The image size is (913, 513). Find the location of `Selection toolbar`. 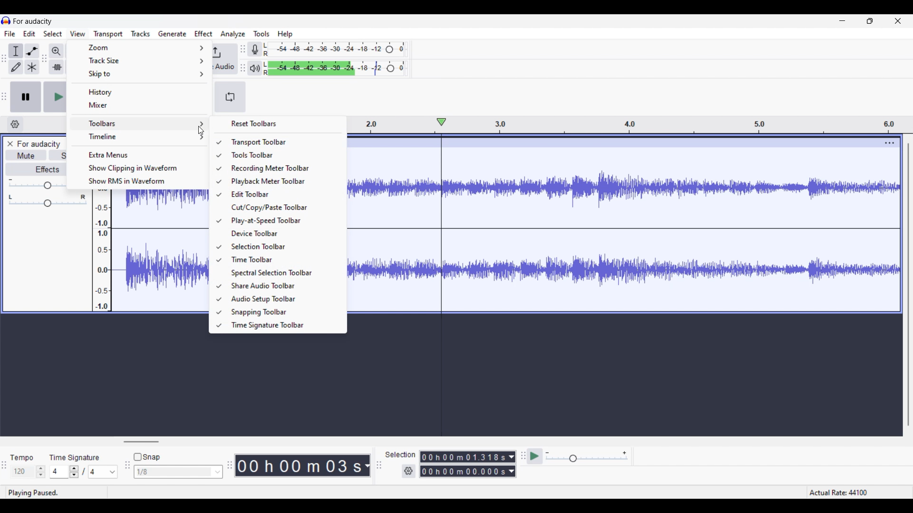

Selection toolbar is located at coordinates (283, 246).